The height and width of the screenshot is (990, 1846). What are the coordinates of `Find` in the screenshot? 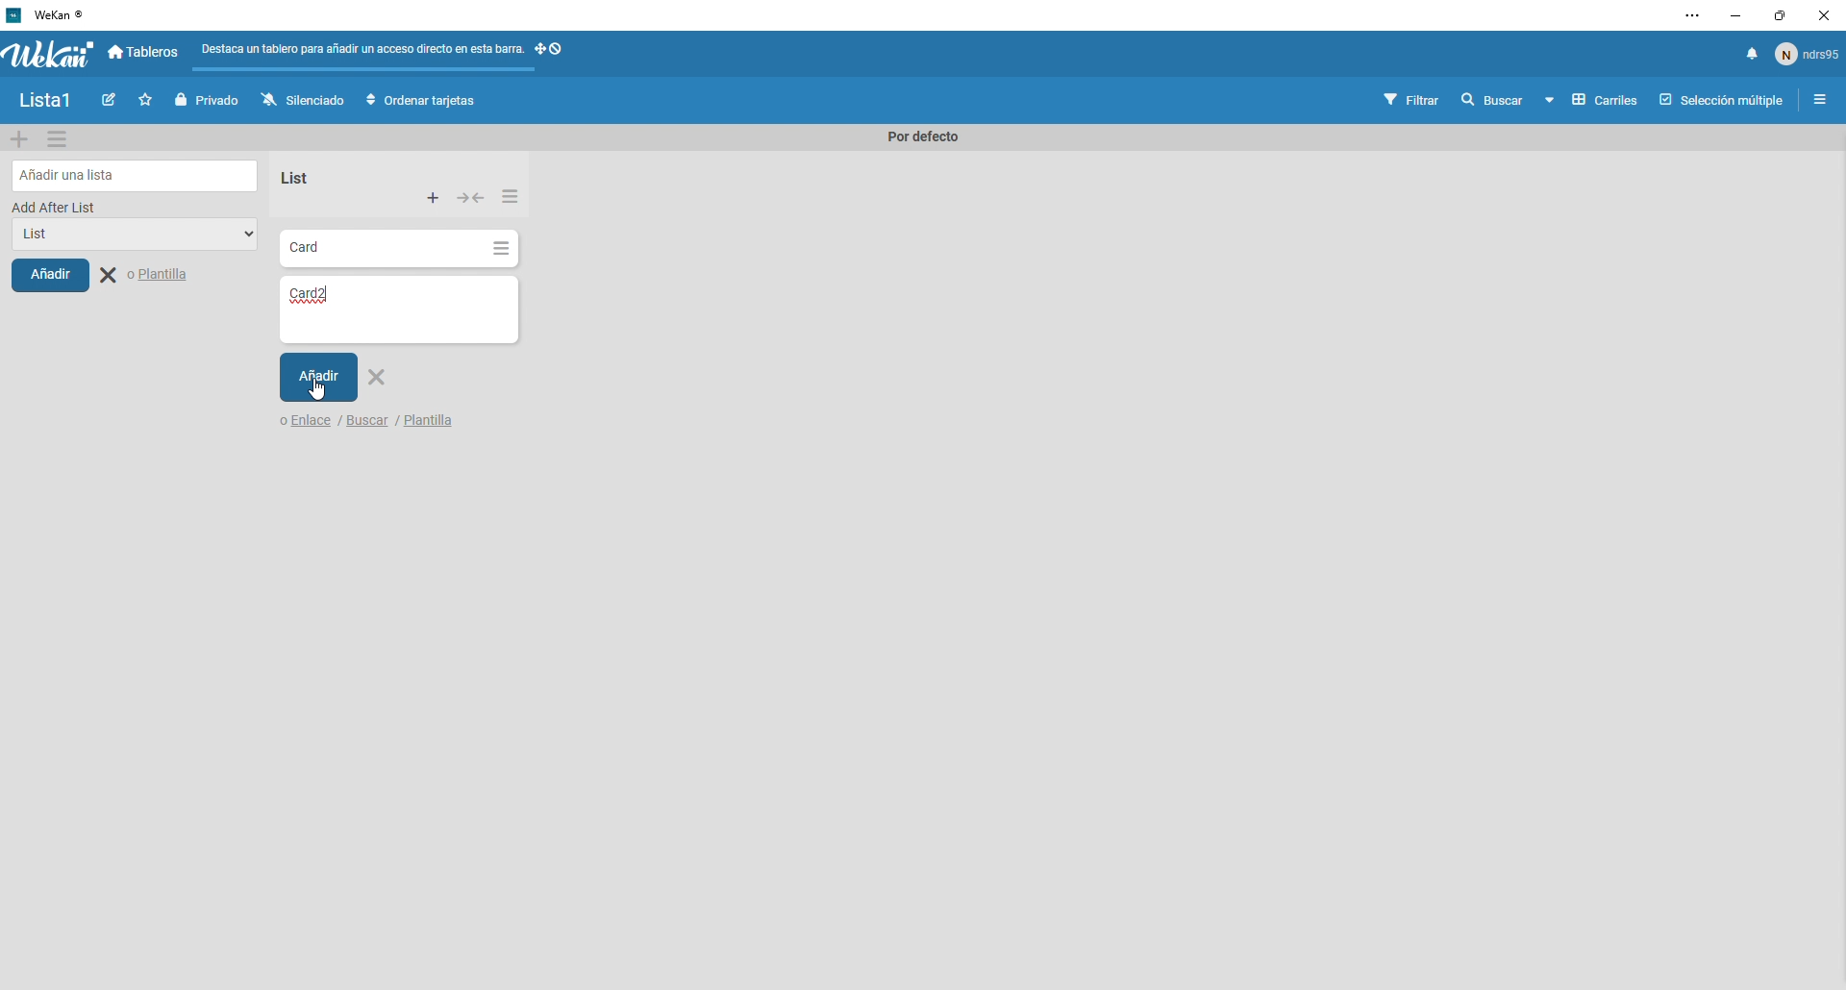 It's located at (370, 424).